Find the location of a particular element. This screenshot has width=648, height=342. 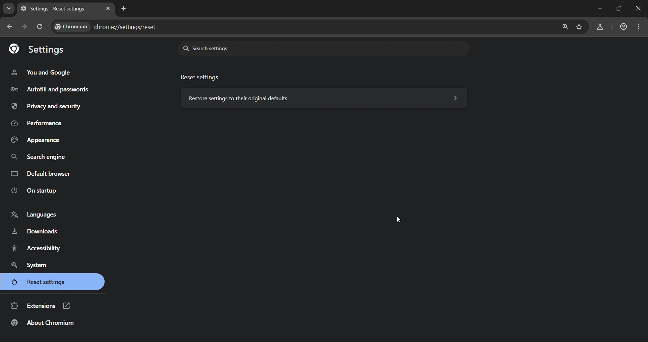

downloads is located at coordinates (36, 231).